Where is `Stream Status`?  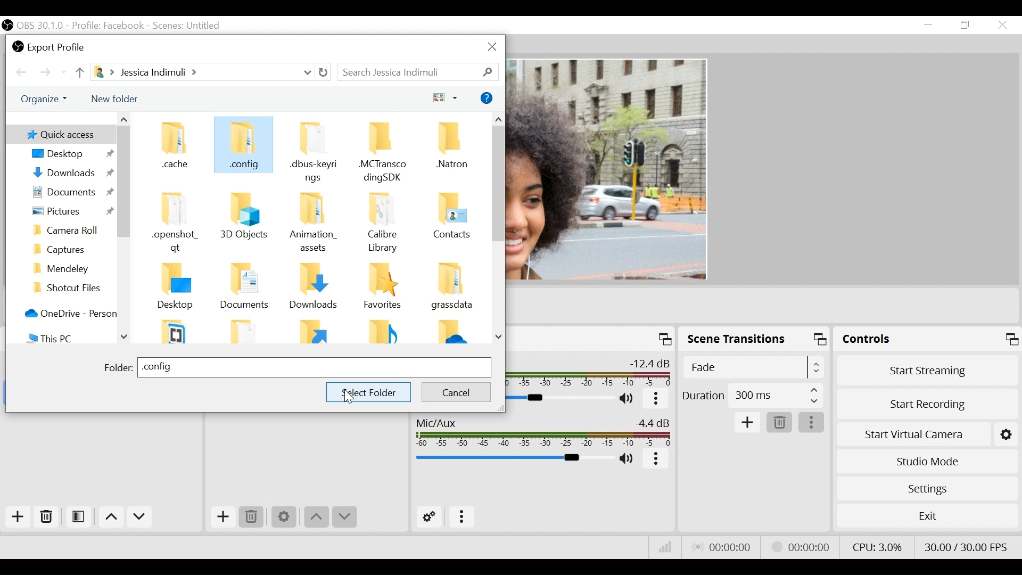 Stream Status is located at coordinates (807, 547).